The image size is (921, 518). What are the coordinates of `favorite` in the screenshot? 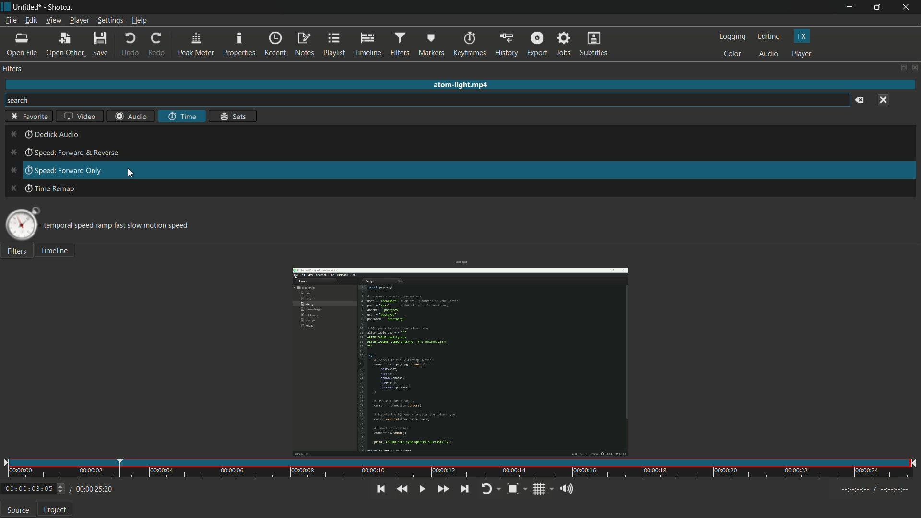 It's located at (27, 117).